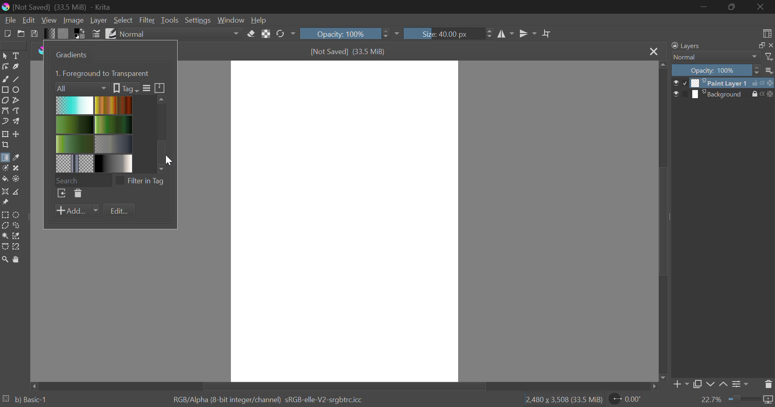  What do you see at coordinates (114, 143) in the screenshot?
I see `Gradient 6` at bounding box center [114, 143].